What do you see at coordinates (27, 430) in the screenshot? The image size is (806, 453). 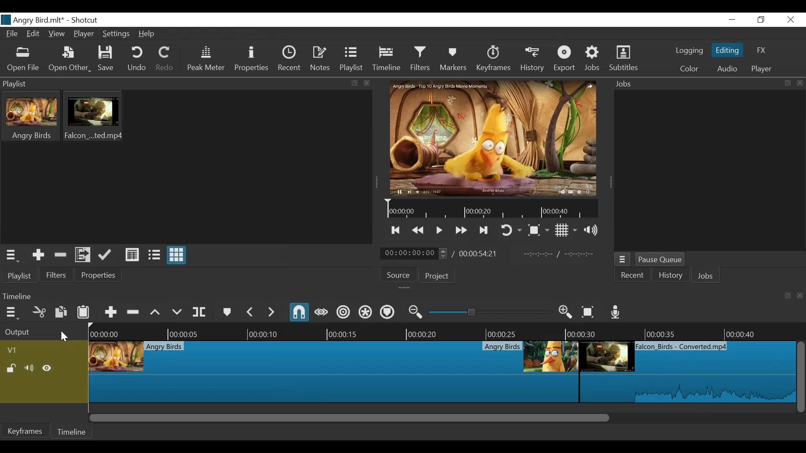 I see `Keyframe` at bounding box center [27, 430].